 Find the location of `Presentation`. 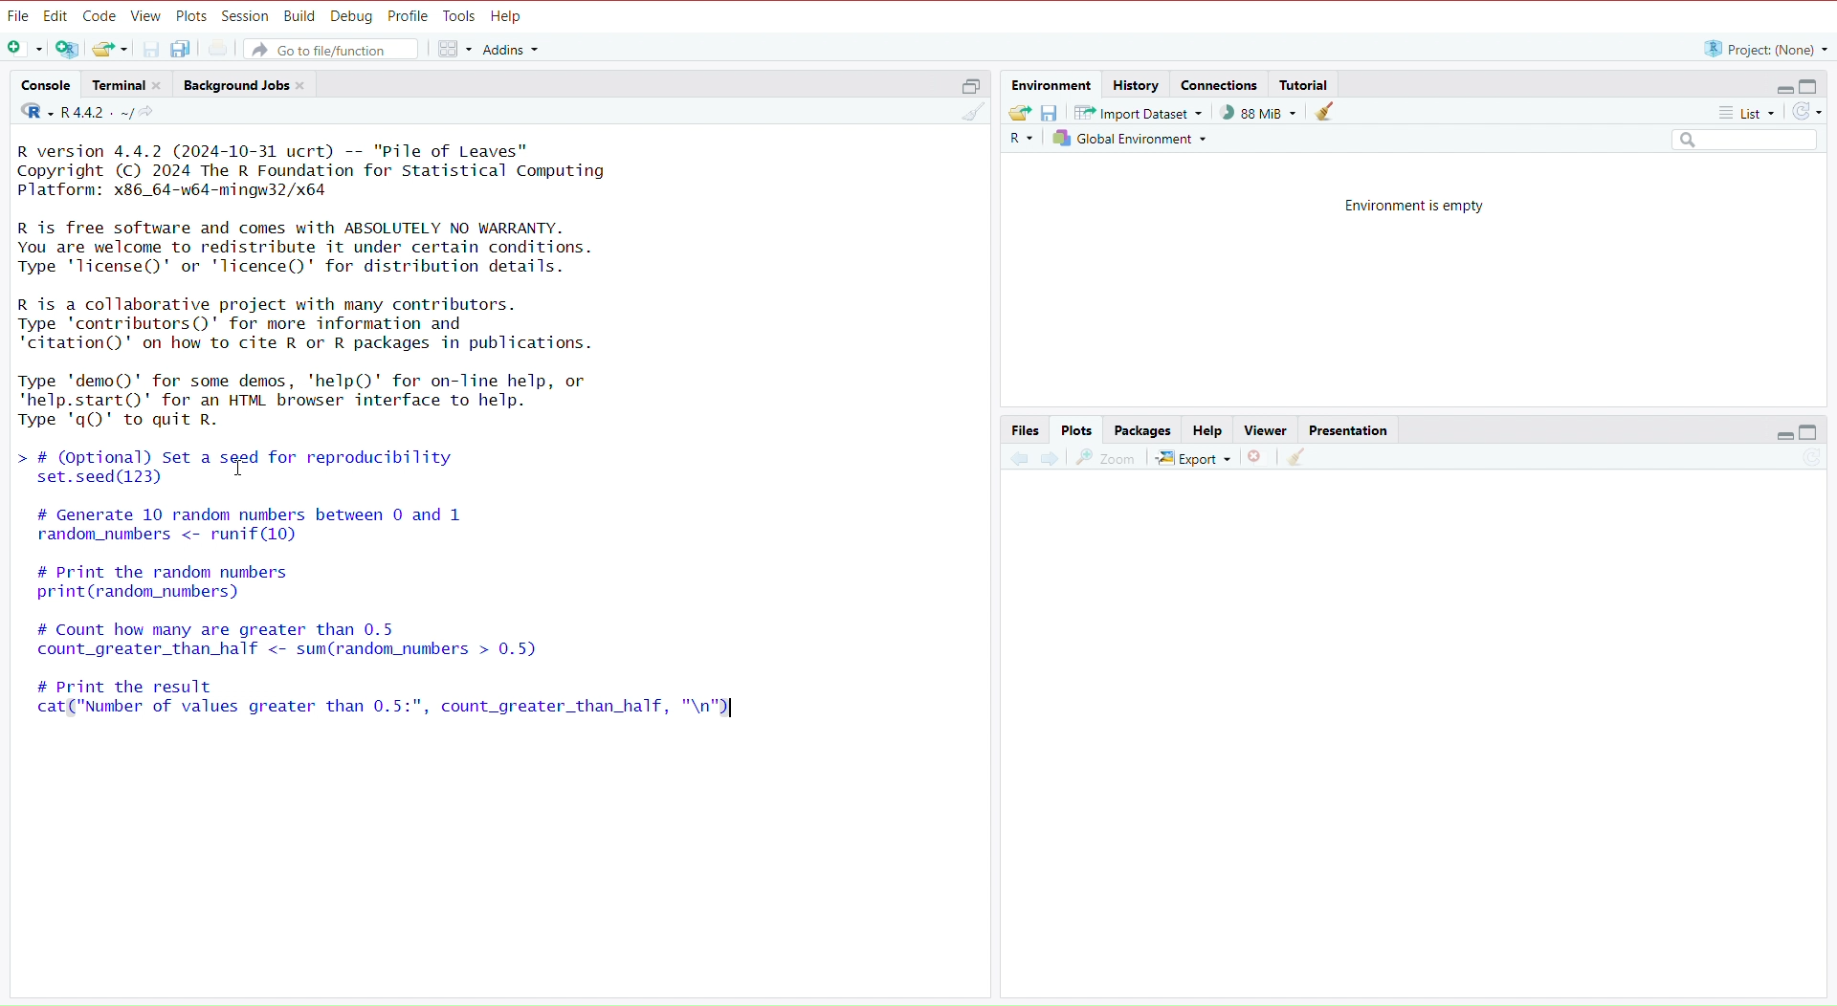

Presentation is located at coordinates (1350, 429).